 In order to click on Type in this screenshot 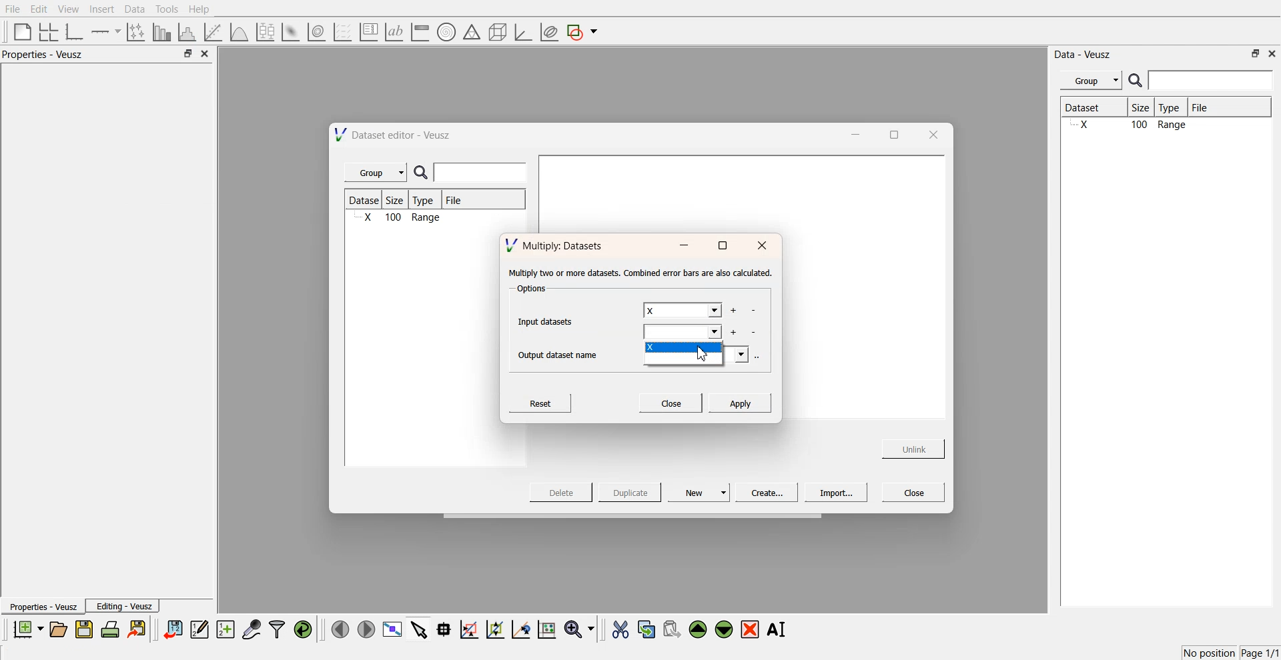, I will do `click(1173, 108)`.